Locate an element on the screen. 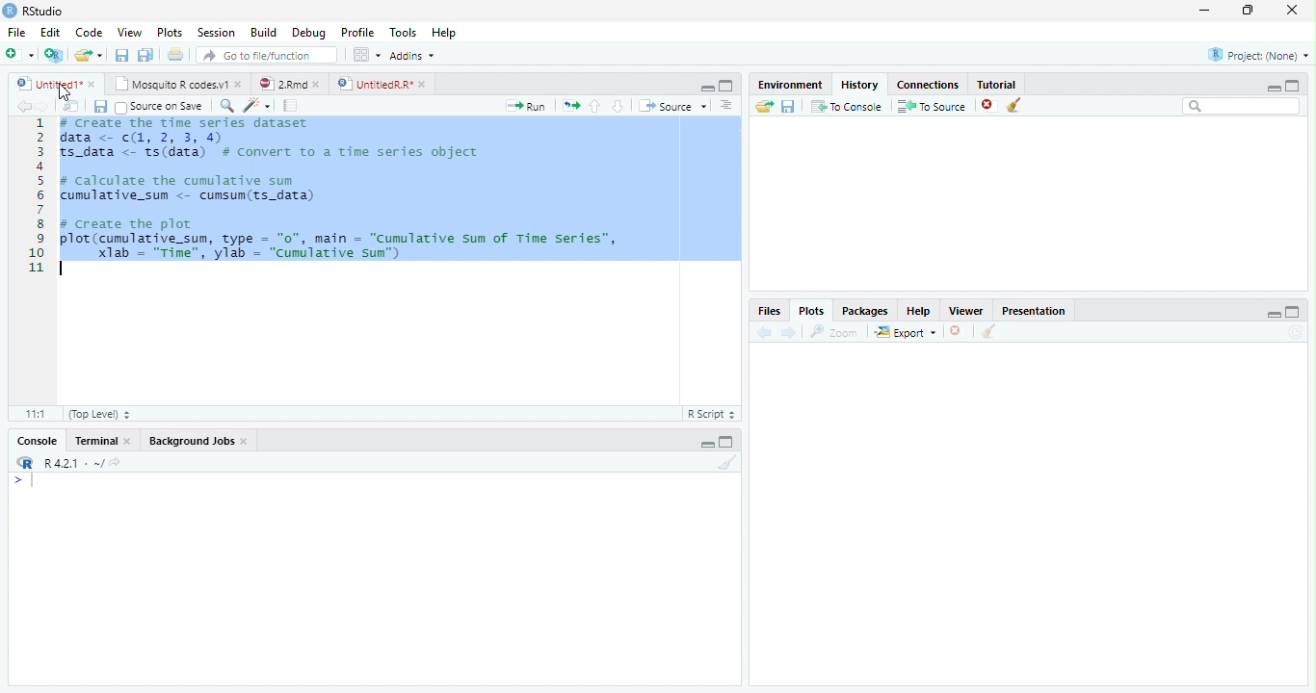  Terminal is located at coordinates (102, 441).